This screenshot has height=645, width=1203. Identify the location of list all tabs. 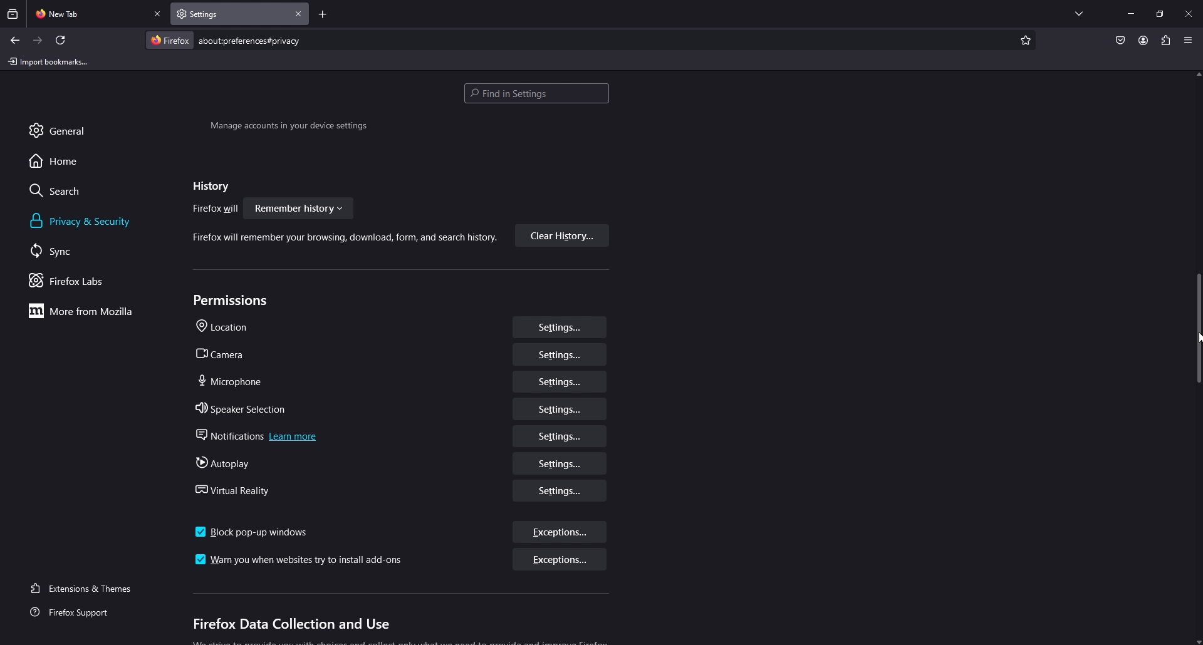
(1079, 11).